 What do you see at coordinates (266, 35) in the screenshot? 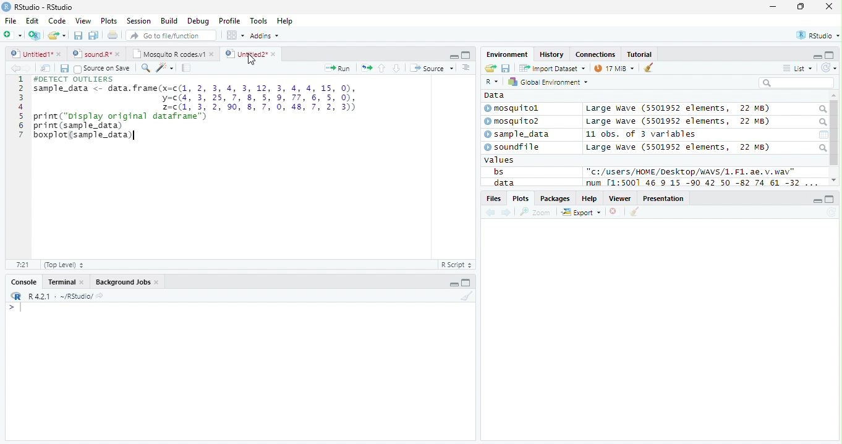
I see `Addins` at bounding box center [266, 35].